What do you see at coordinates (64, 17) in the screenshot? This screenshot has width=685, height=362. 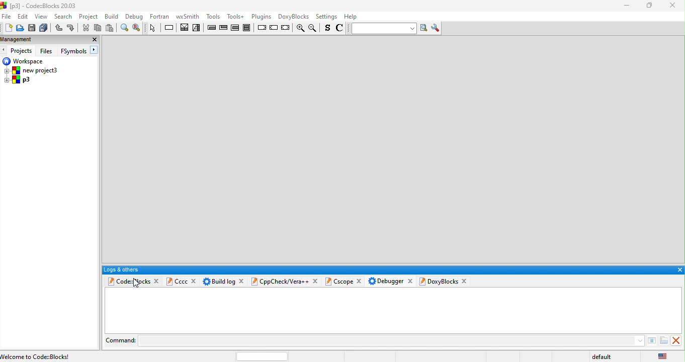 I see `search` at bounding box center [64, 17].